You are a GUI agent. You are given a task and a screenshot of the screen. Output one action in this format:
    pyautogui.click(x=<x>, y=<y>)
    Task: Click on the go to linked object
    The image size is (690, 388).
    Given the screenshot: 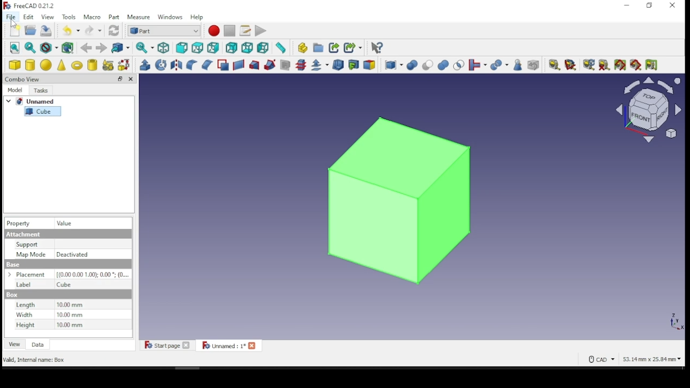 What is the action you would take?
    pyautogui.click(x=120, y=47)
    